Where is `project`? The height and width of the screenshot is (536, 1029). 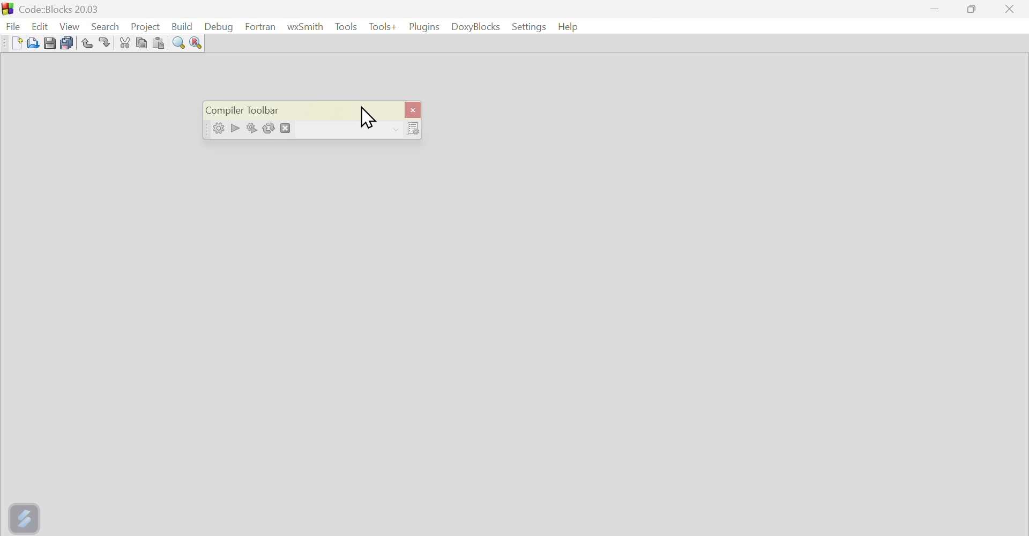
project is located at coordinates (145, 25).